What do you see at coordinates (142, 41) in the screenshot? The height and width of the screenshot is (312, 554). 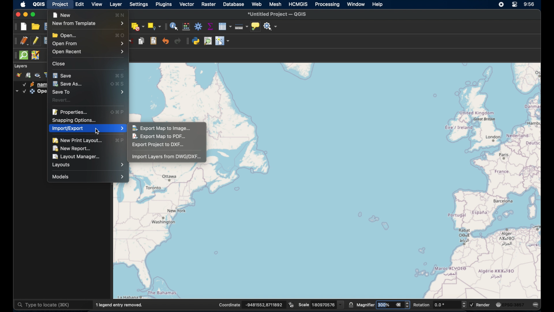 I see `copy features` at bounding box center [142, 41].